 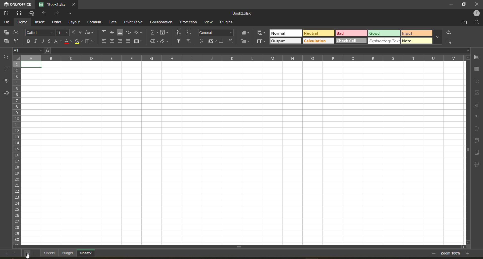 I want to click on decrement size, so click(x=80, y=33).